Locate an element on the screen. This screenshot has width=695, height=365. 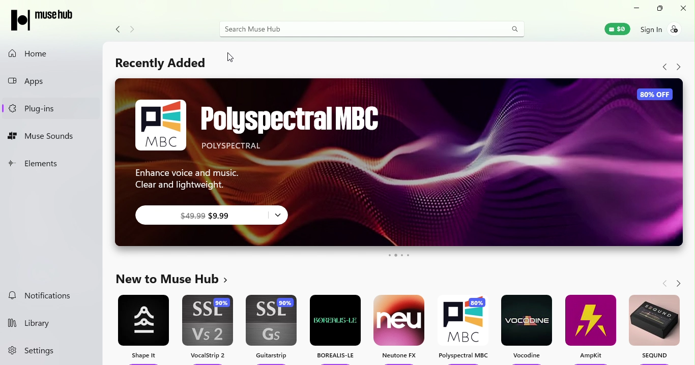
VocalStrip 2 is located at coordinates (210, 330).